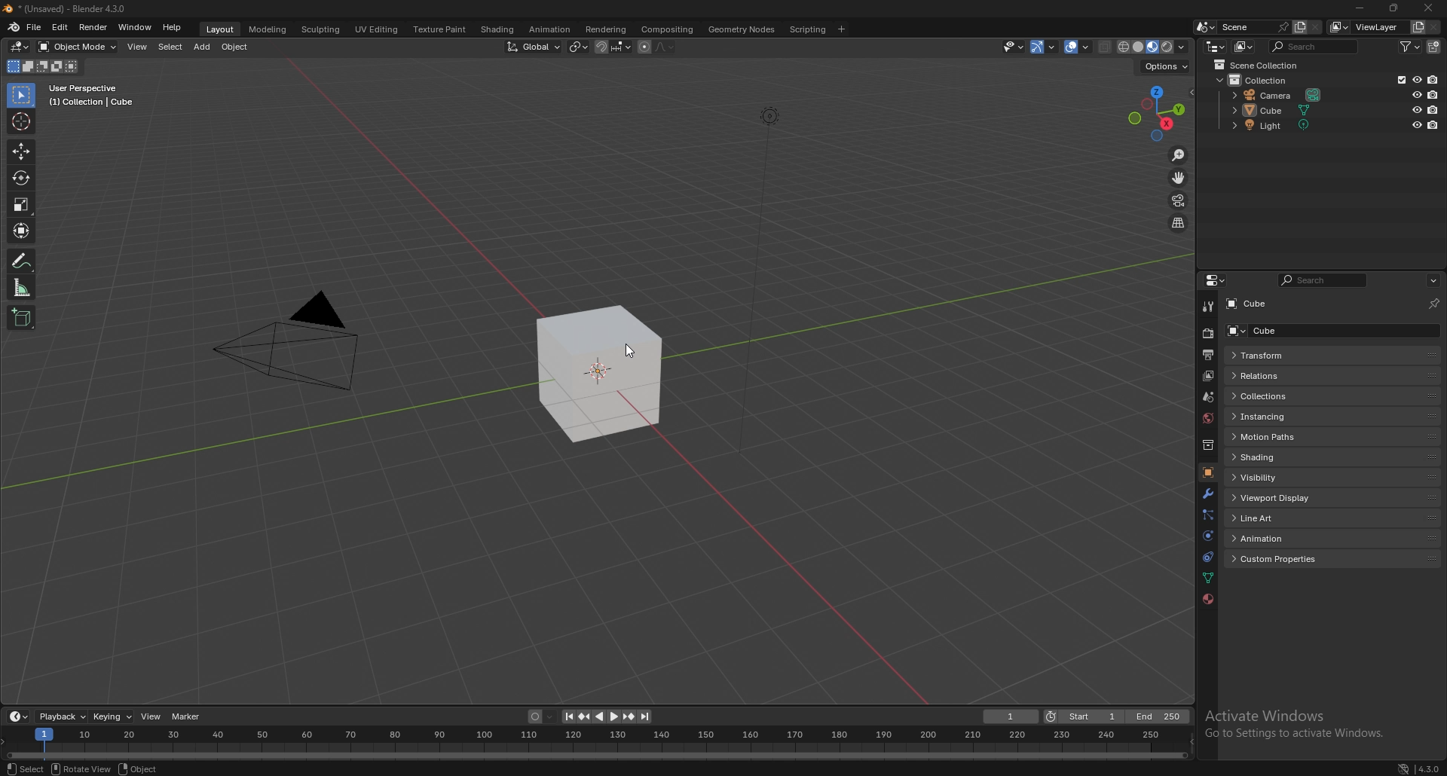  What do you see at coordinates (12, 28) in the screenshot?
I see `blender` at bounding box center [12, 28].